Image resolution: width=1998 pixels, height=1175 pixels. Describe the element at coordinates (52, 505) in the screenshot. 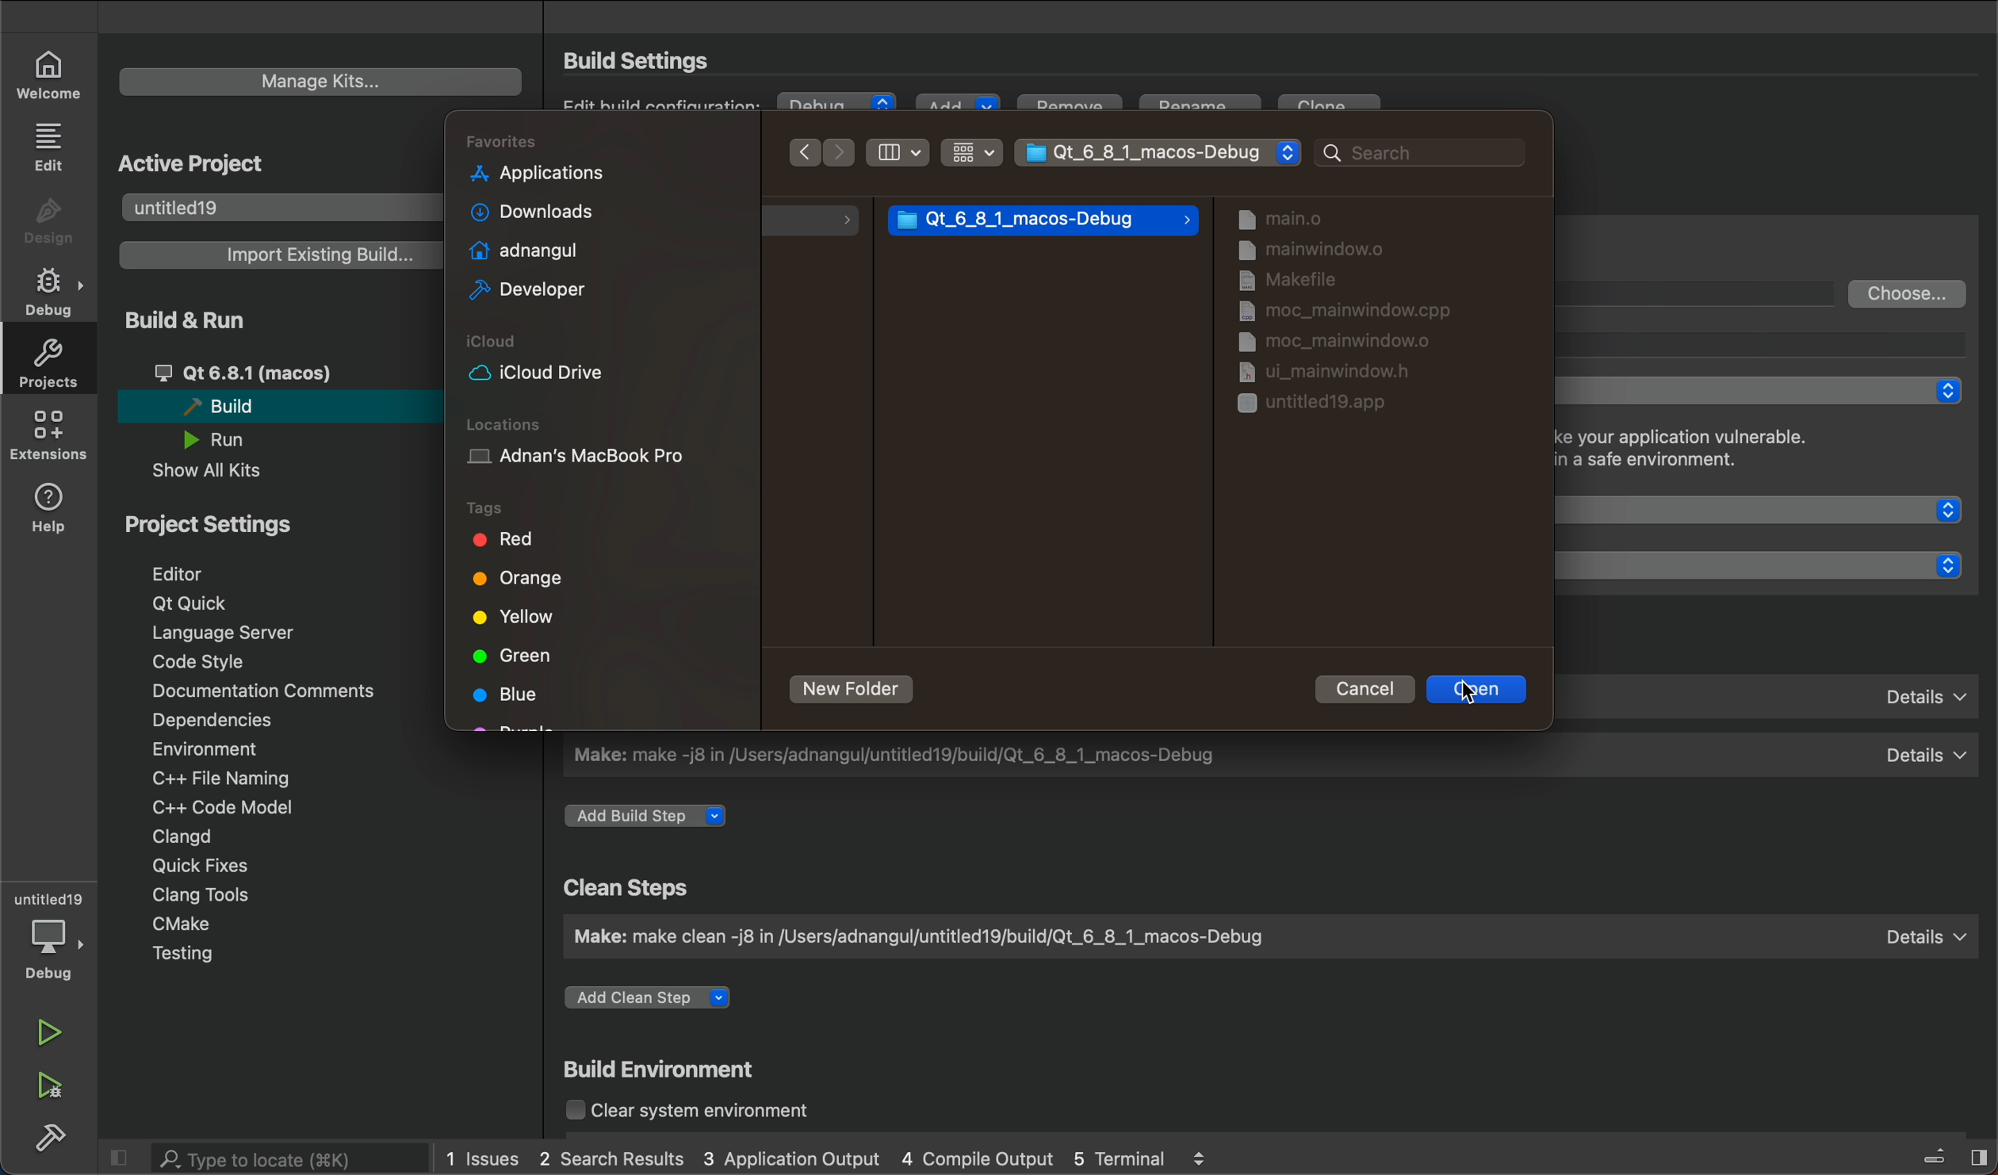

I see `help` at that location.